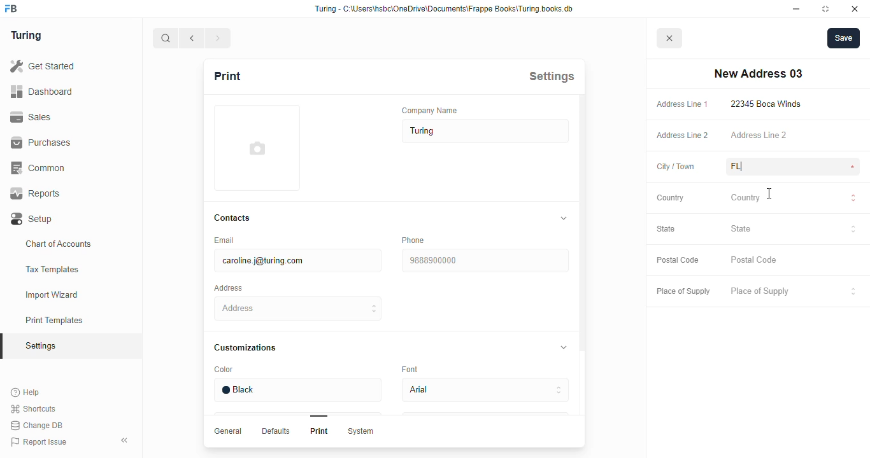  What do you see at coordinates (42, 347) in the screenshot?
I see `settings` at bounding box center [42, 347].